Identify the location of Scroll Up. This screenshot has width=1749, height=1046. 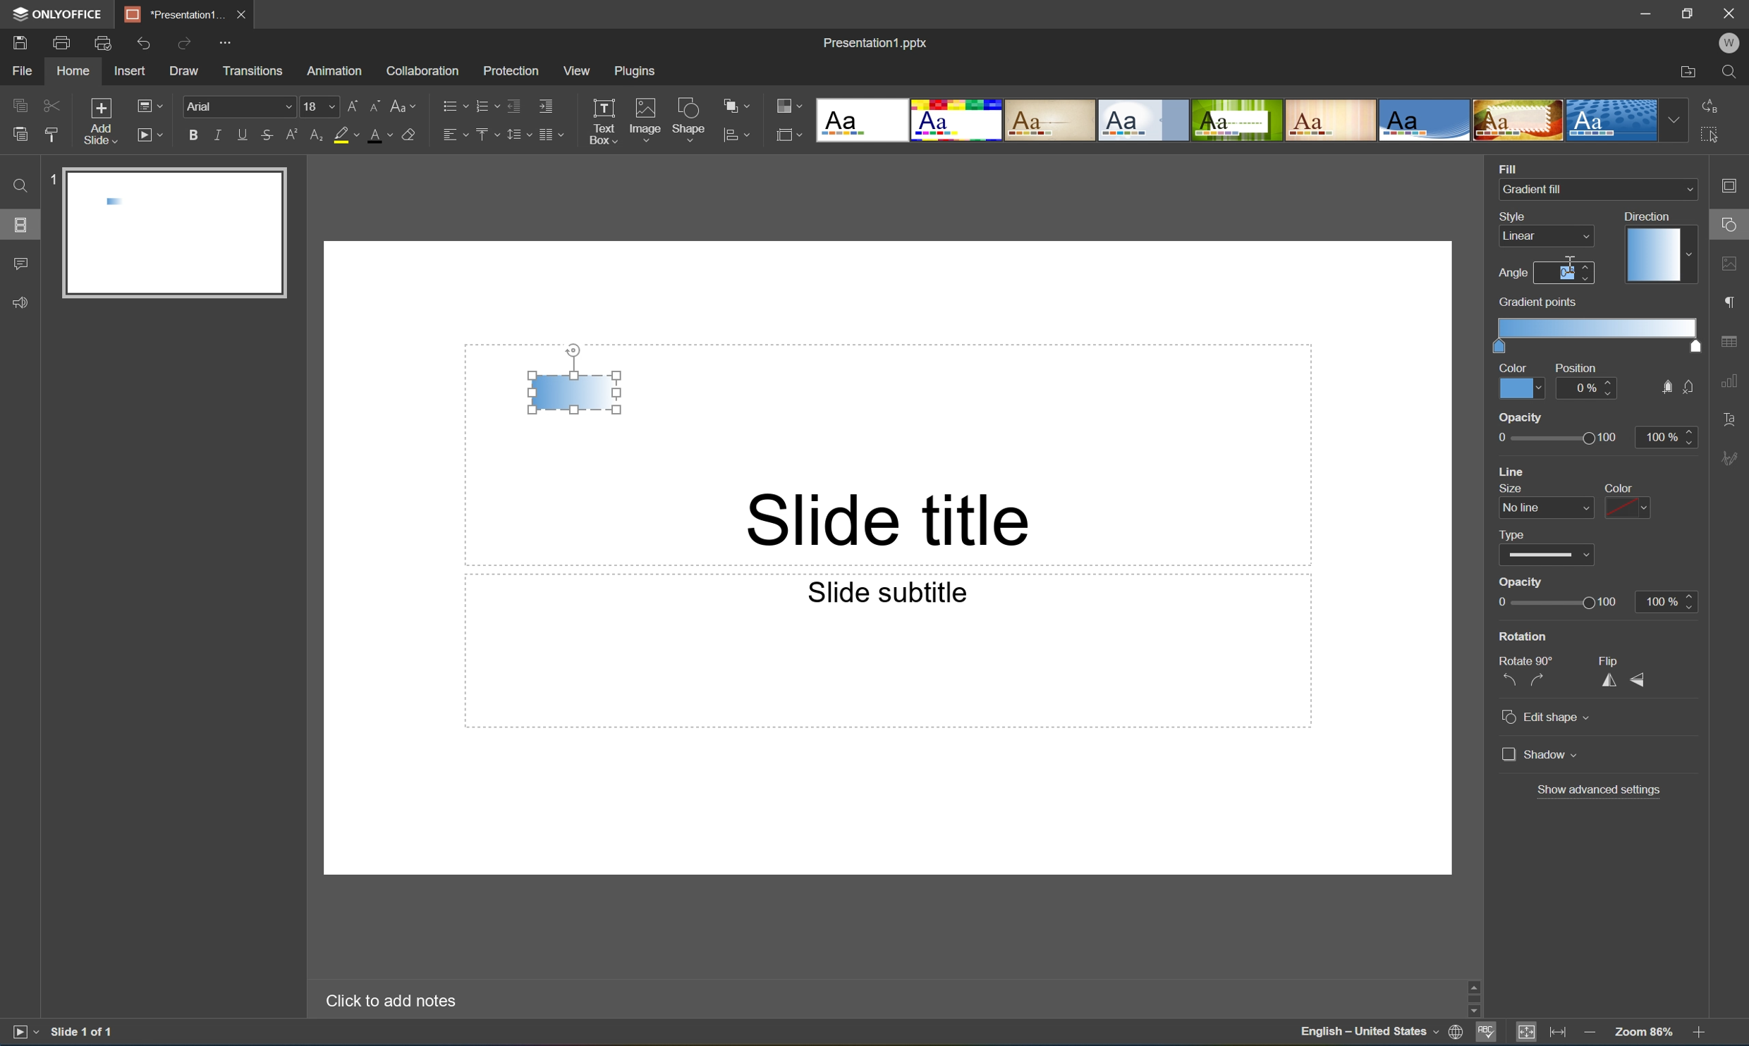
(1698, 979).